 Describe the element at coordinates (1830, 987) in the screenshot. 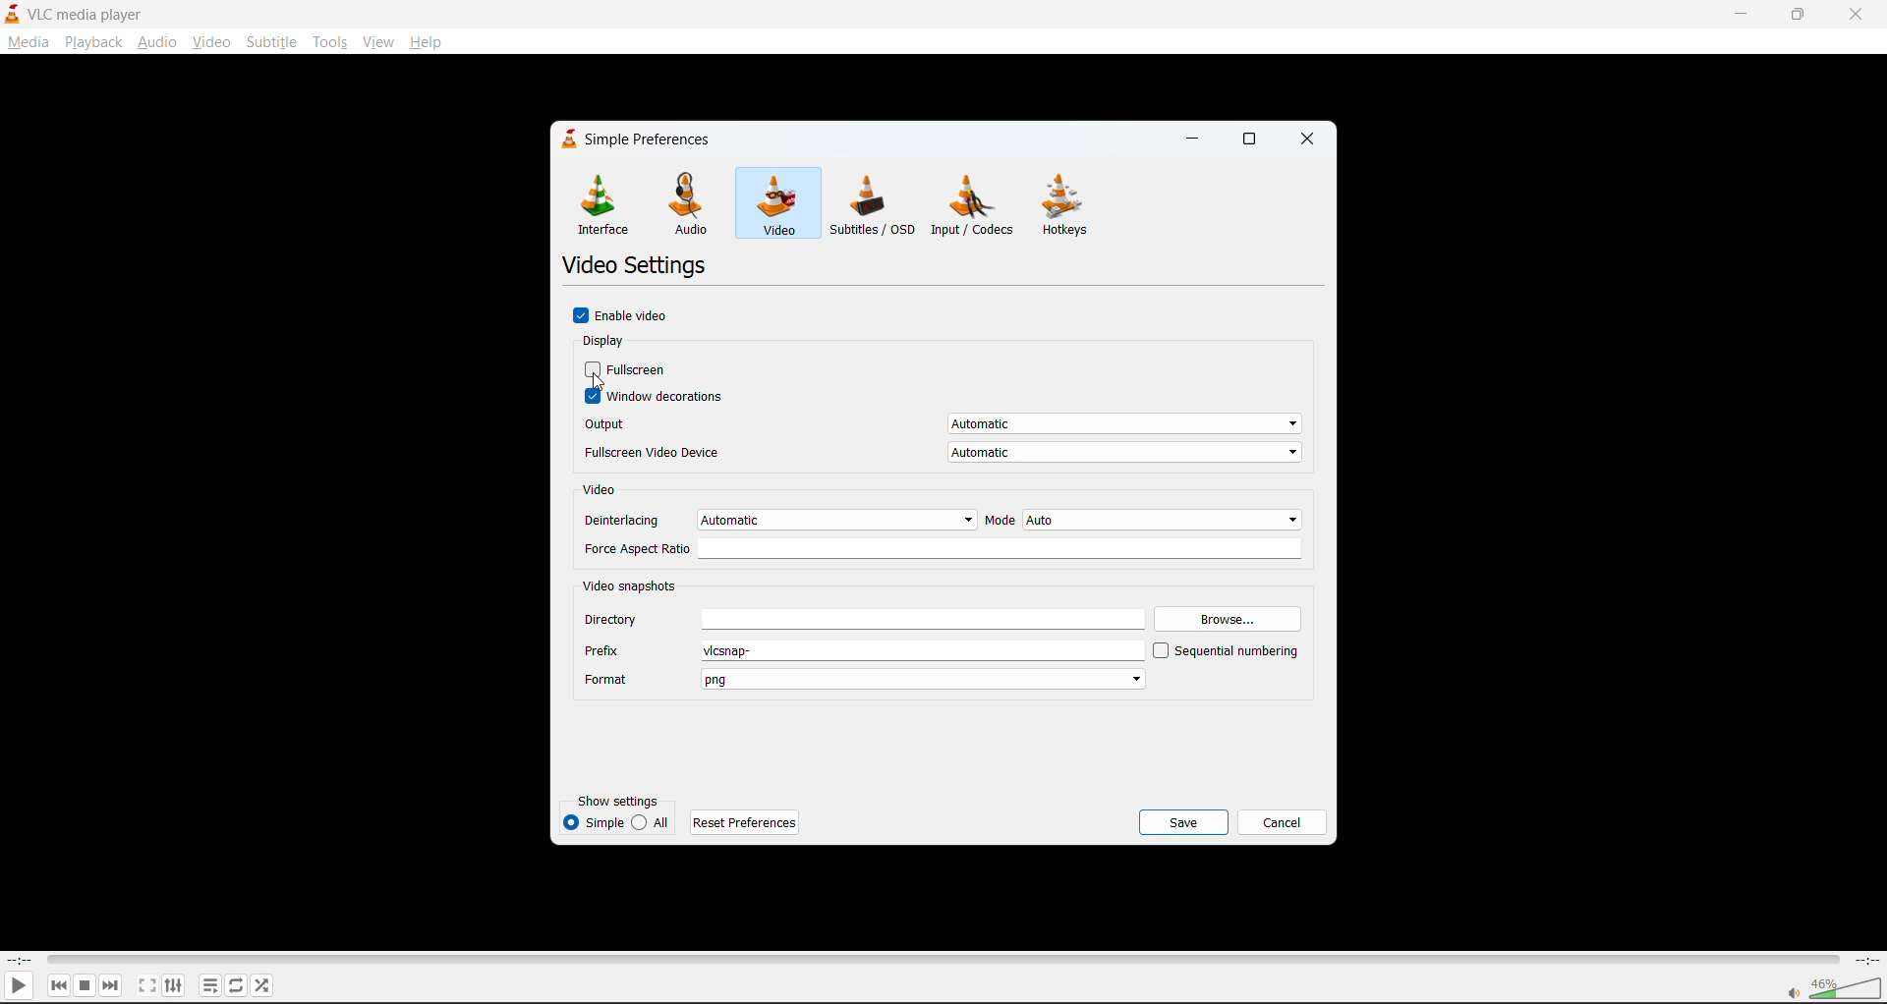

I see `volume` at that location.